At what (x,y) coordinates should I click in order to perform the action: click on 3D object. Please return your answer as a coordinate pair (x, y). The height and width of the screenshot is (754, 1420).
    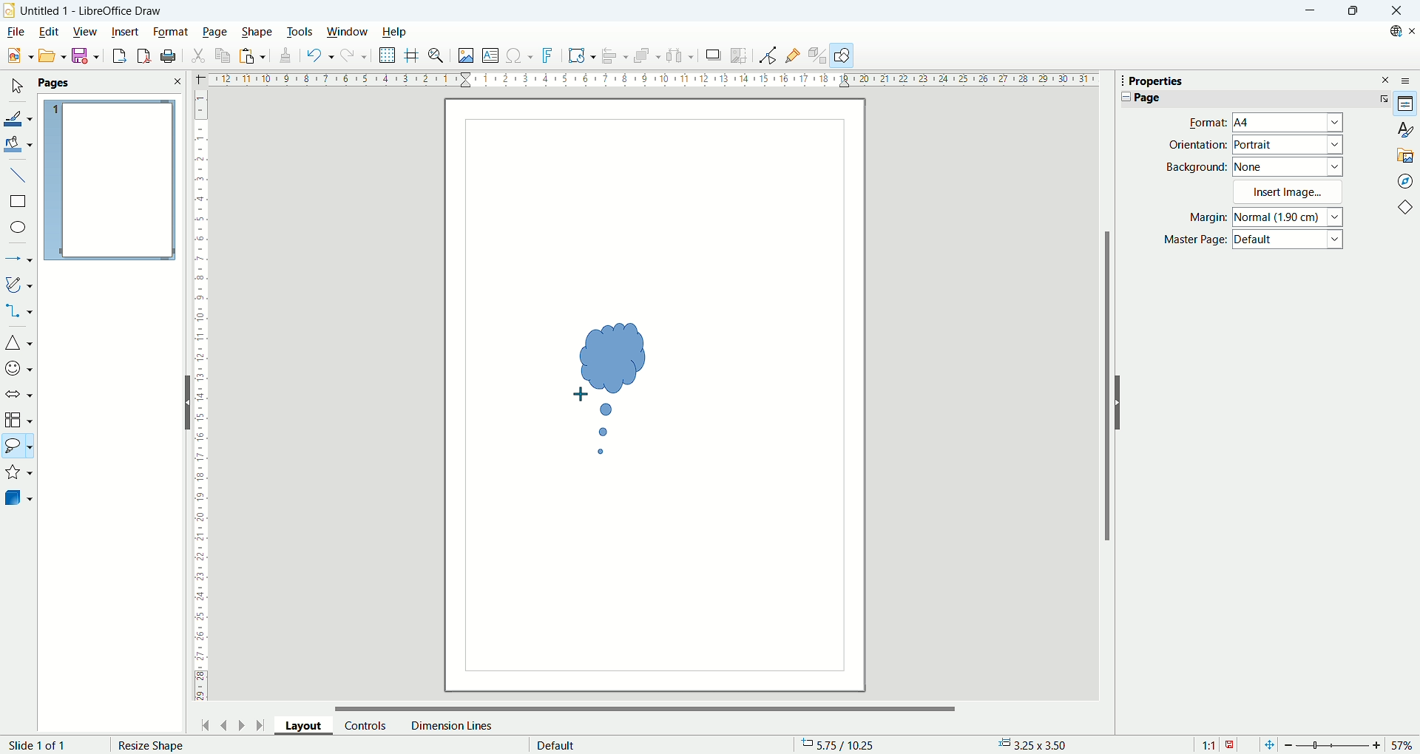
    Looking at the image, I should click on (20, 499).